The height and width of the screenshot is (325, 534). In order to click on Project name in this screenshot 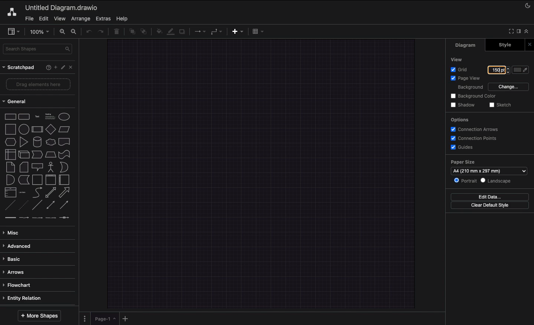, I will do `click(62, 7)`.